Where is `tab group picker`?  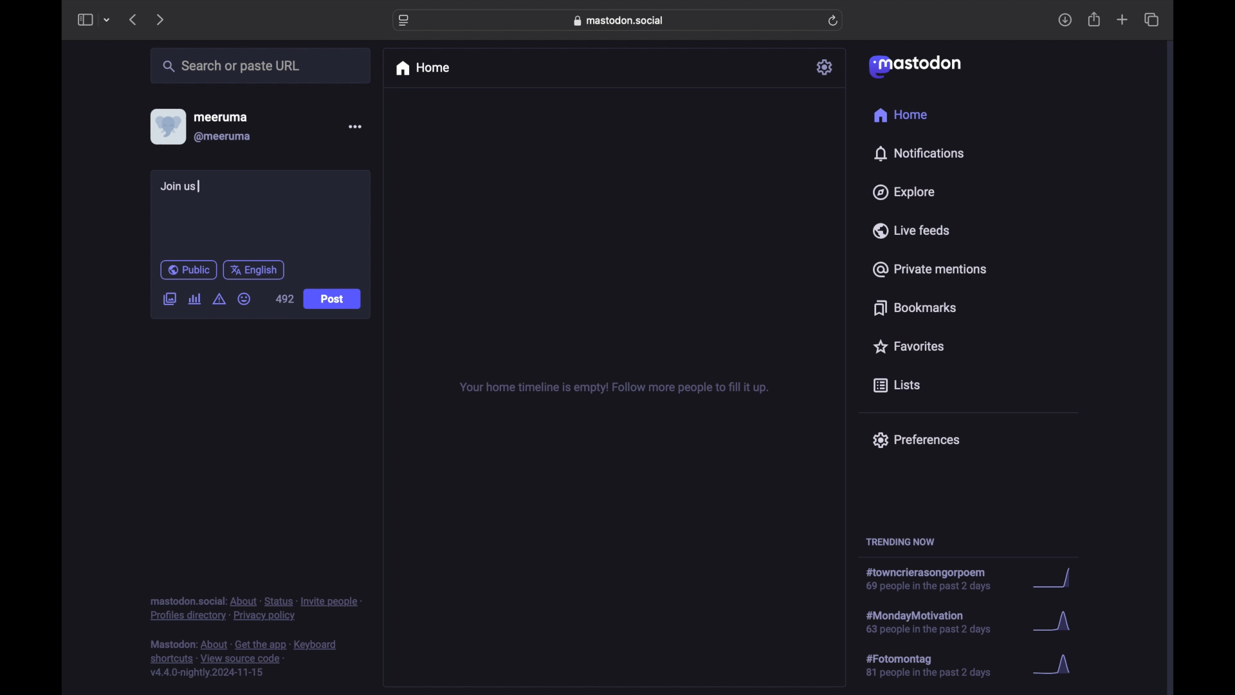 tab group picker is located at coordinates (107, 21).